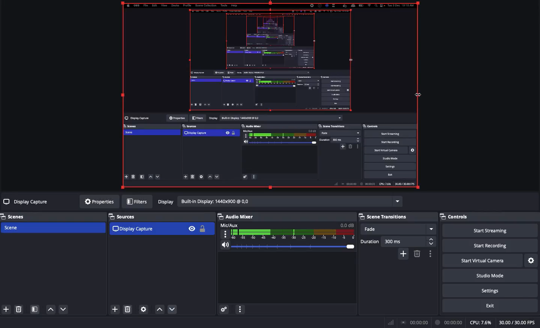  Describe the element at coordinates (115, 310) in the screenshot. I see `Add` at that location.